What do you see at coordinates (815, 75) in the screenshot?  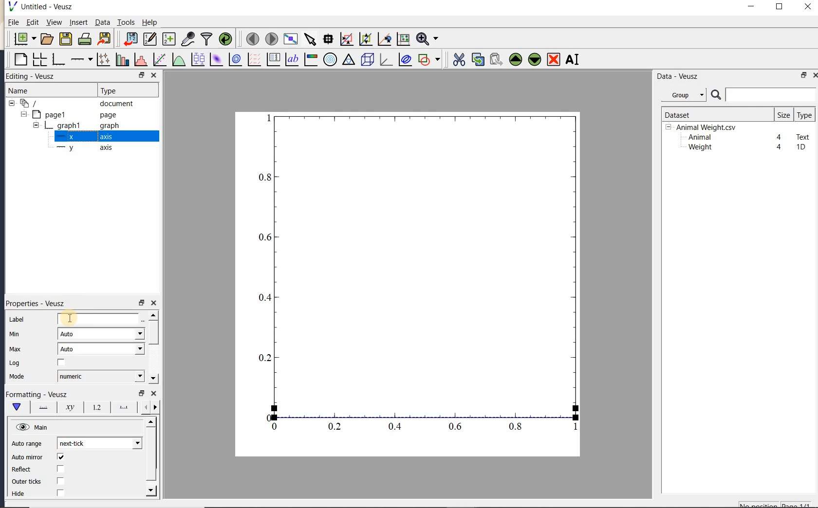 I see `close` at bounding box center [815, 75].